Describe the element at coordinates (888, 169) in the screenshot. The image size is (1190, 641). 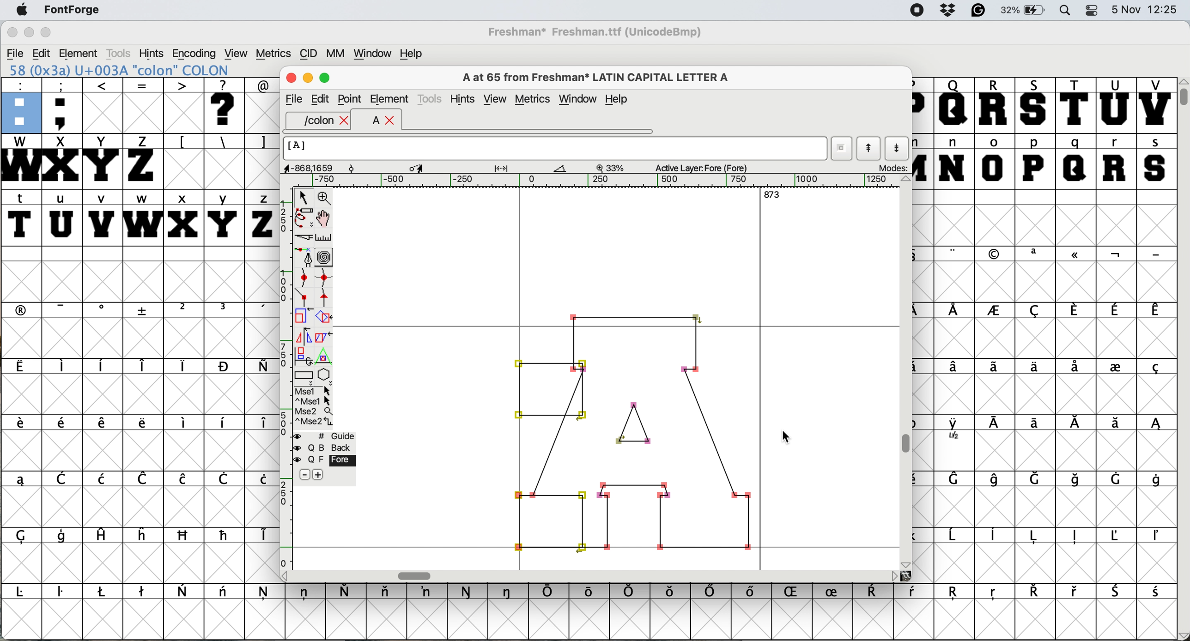
I see `modes` at that location.